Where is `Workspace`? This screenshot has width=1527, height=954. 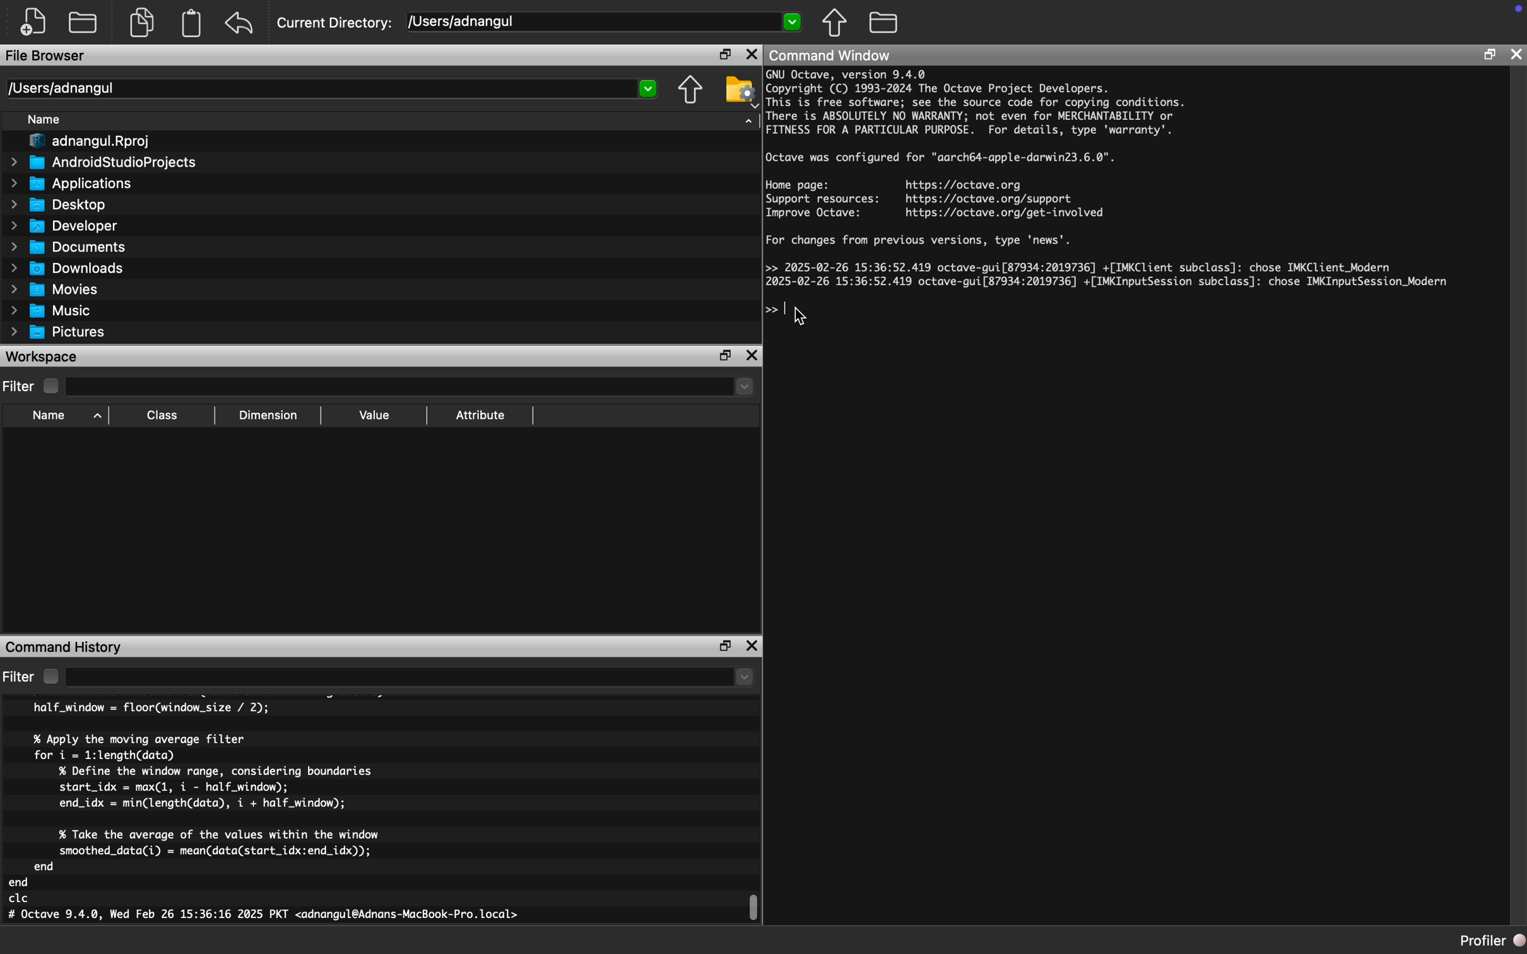 Workspace is located at coordinates (42, 358).